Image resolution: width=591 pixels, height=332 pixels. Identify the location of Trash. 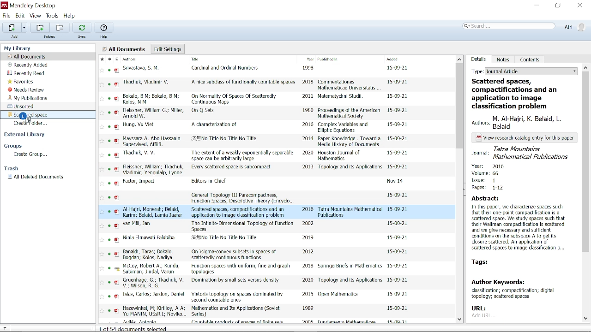
(14, 169).